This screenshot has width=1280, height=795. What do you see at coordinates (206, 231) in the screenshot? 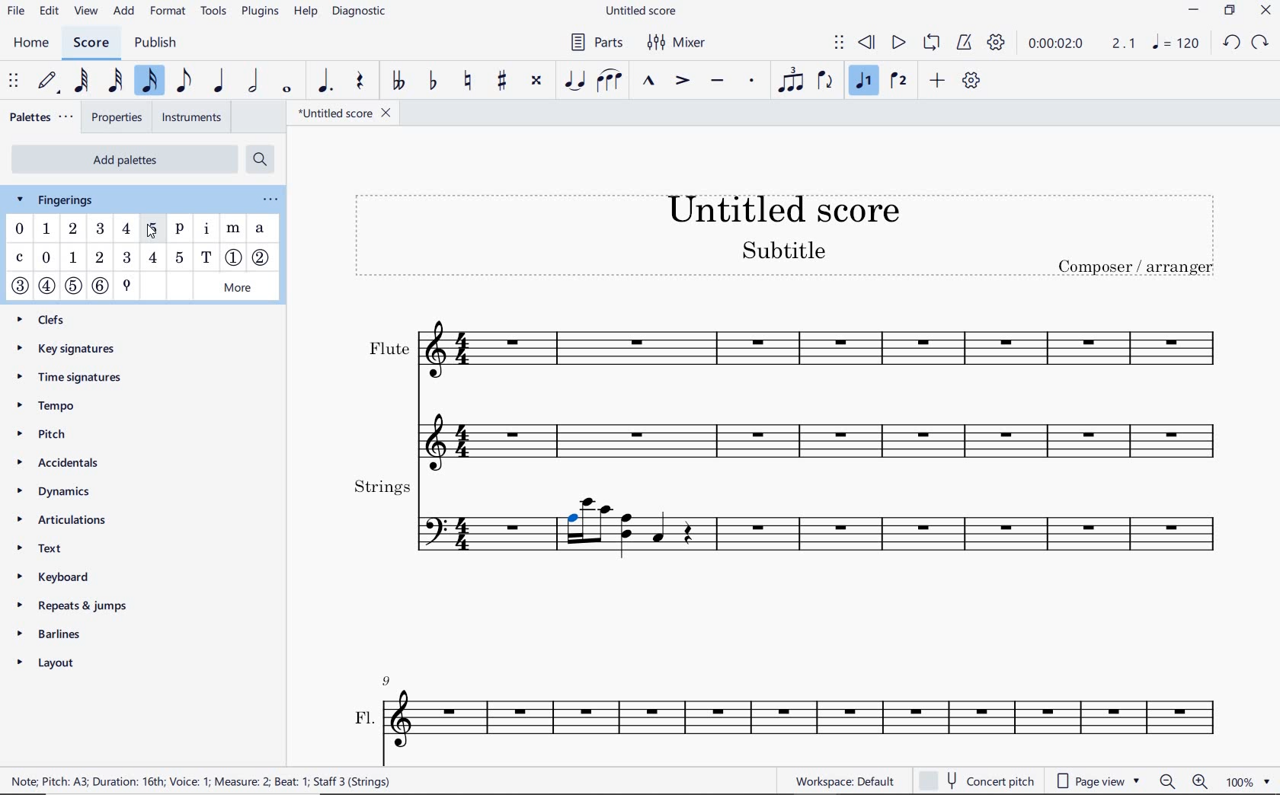
I see `RH GUITAR FINGERING I` at bounding box center [206, 231].